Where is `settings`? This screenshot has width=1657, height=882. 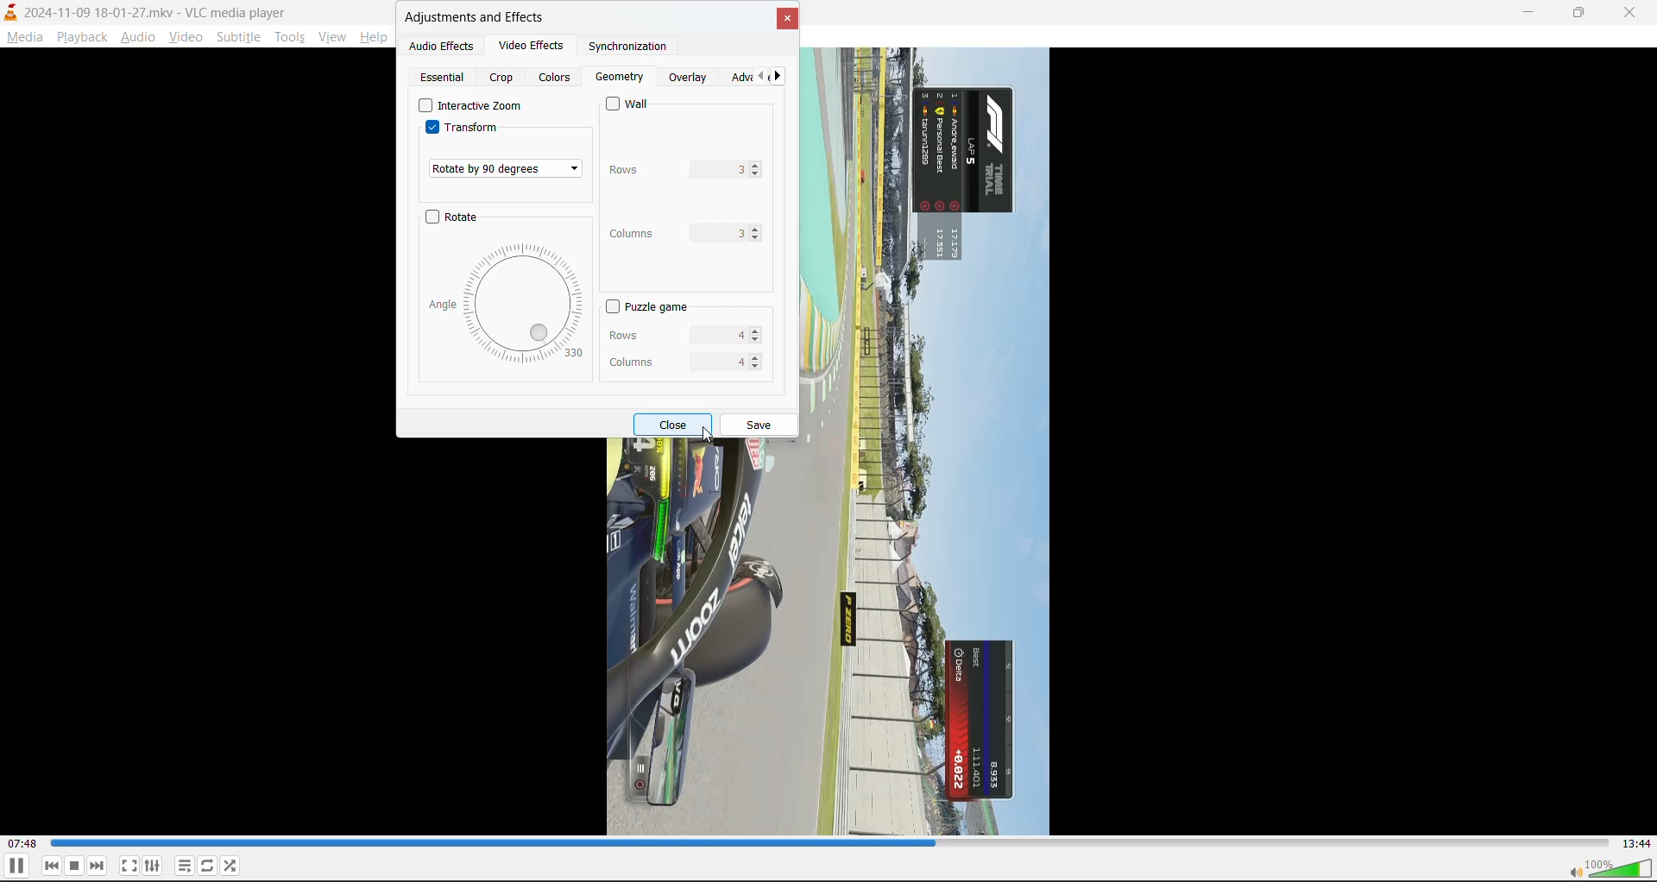 settings is located at coordinates (153, 863).